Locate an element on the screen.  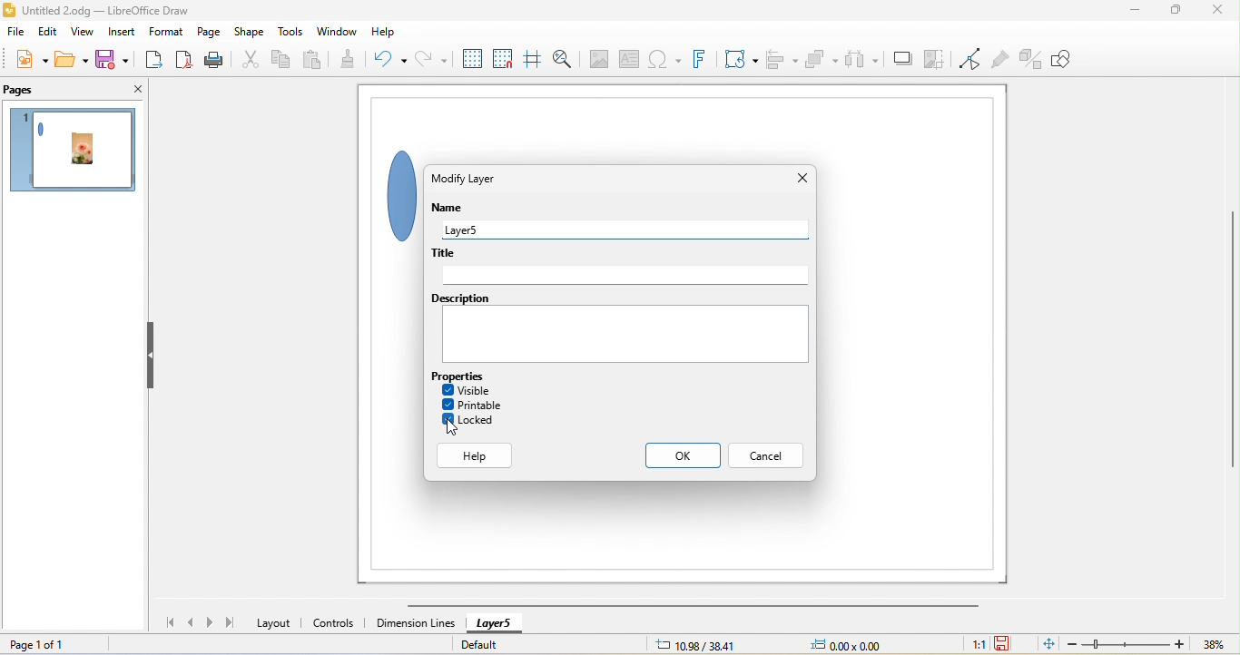
horizontal scroll bar is located at coordinates (693, 605).